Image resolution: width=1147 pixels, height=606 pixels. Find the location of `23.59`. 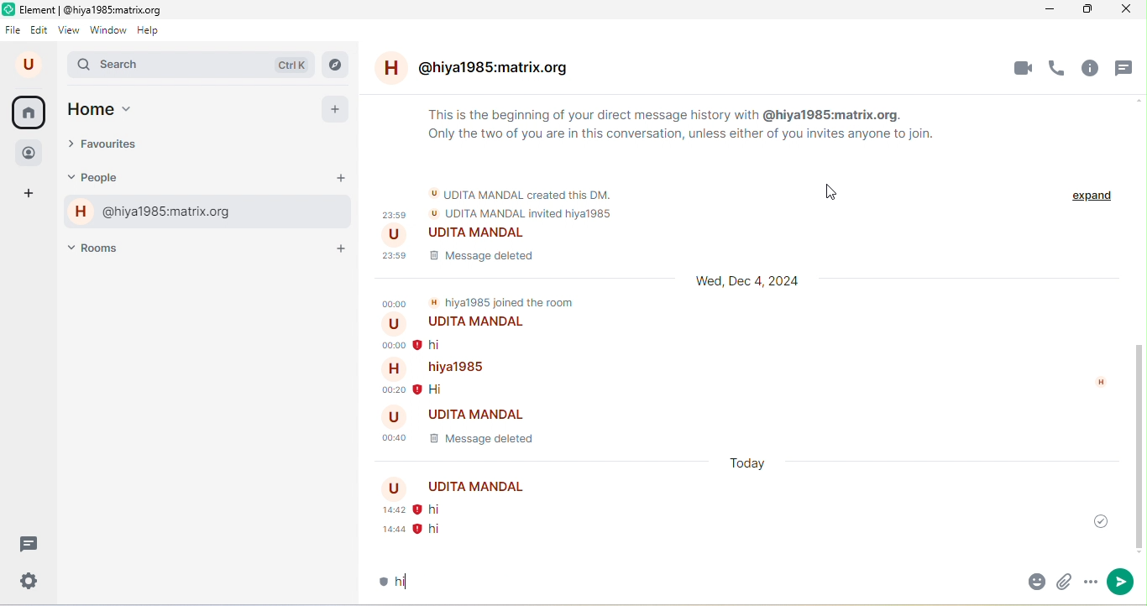

23.59 is located at coordinates (397, 259).